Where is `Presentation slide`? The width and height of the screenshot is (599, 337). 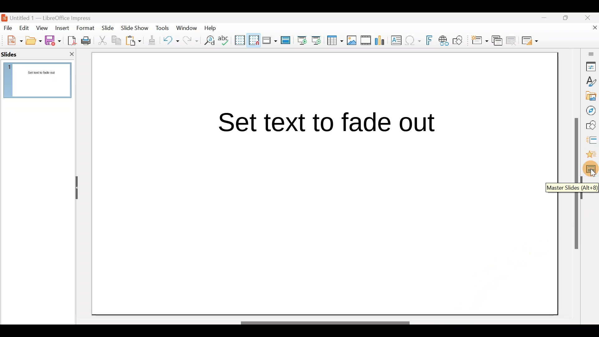
Presentation slide is located at coordinates (321, 178).